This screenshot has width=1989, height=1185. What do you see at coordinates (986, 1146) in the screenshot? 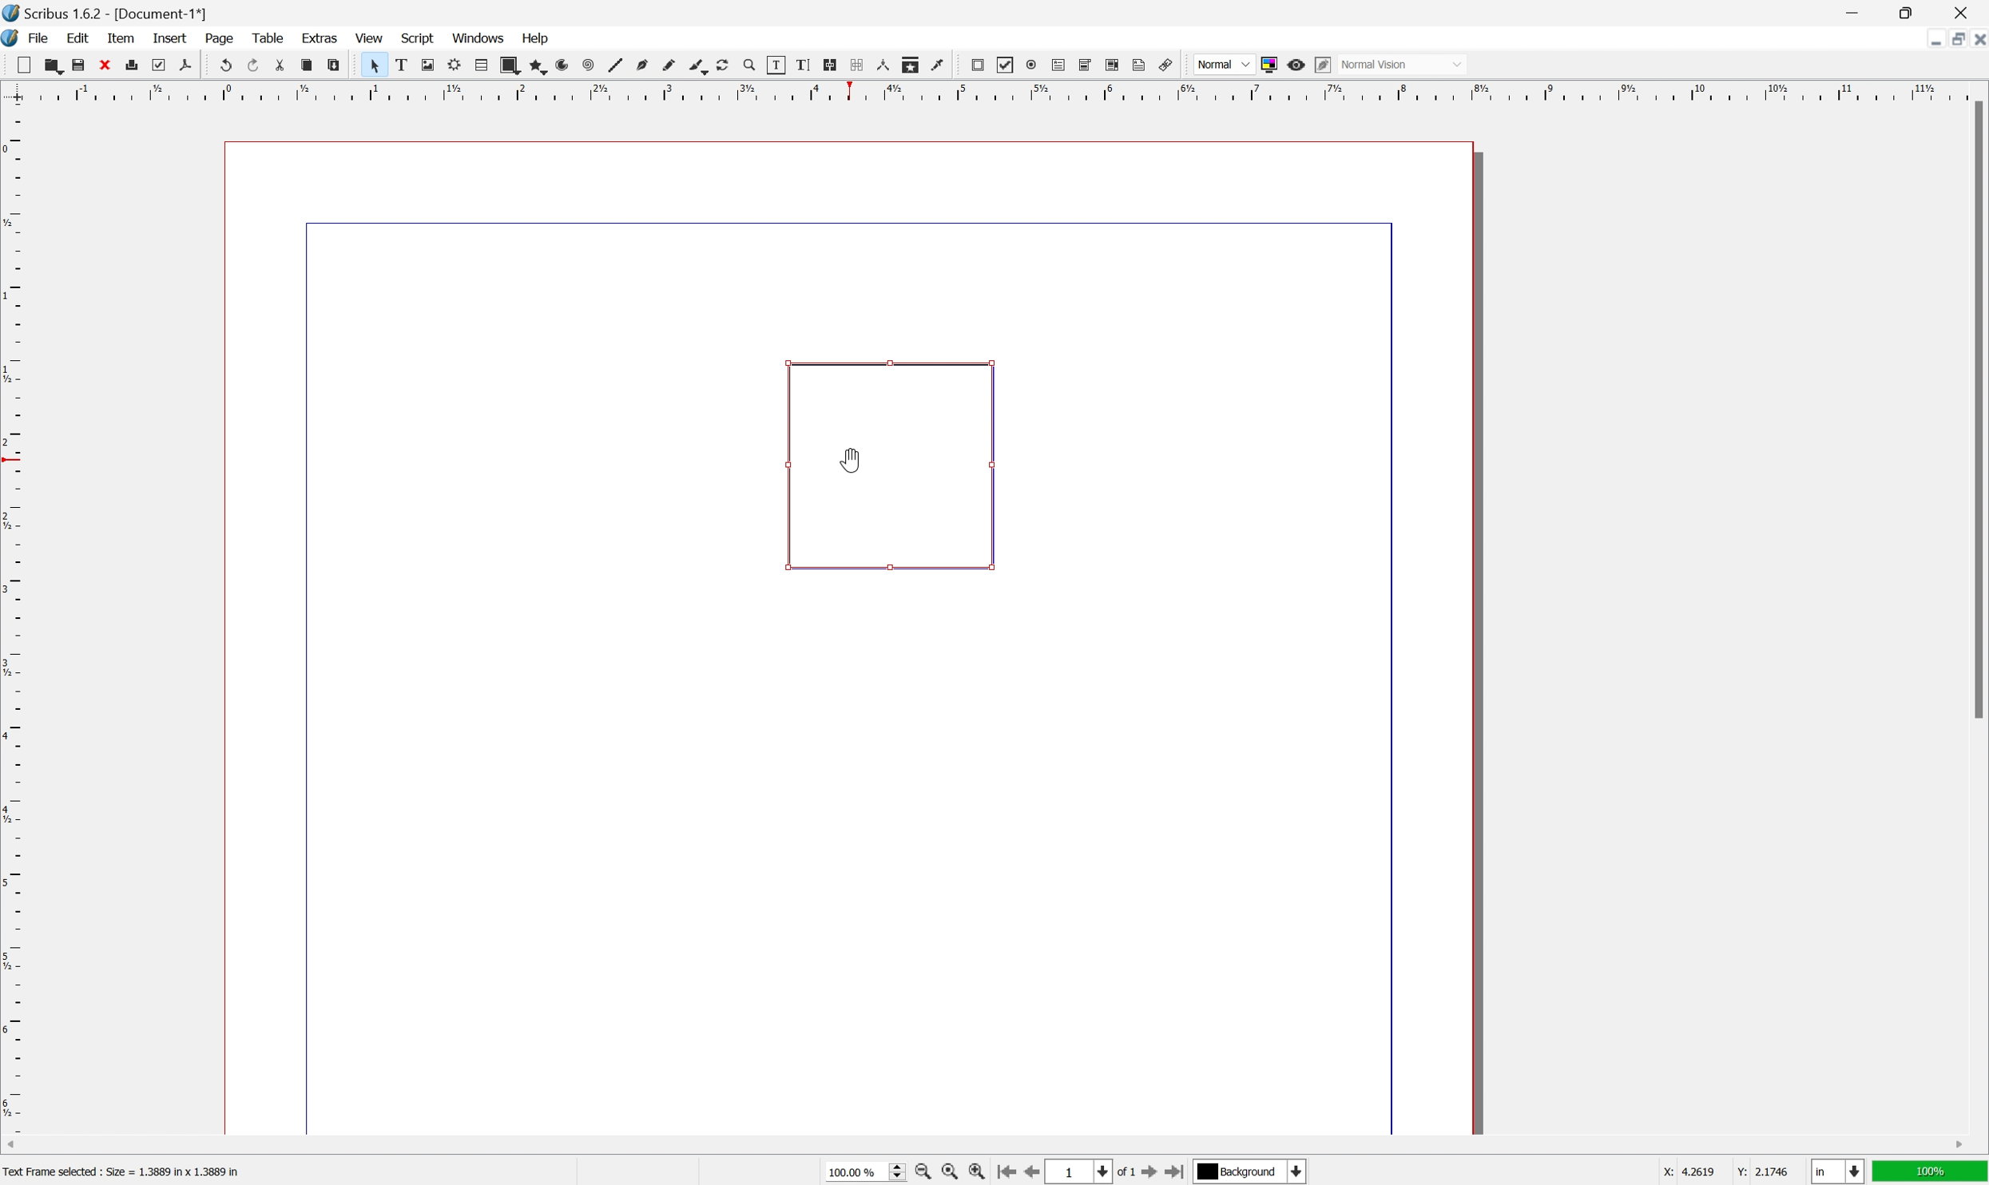
I see `scroll bar` at bounding box center [986, 1146].